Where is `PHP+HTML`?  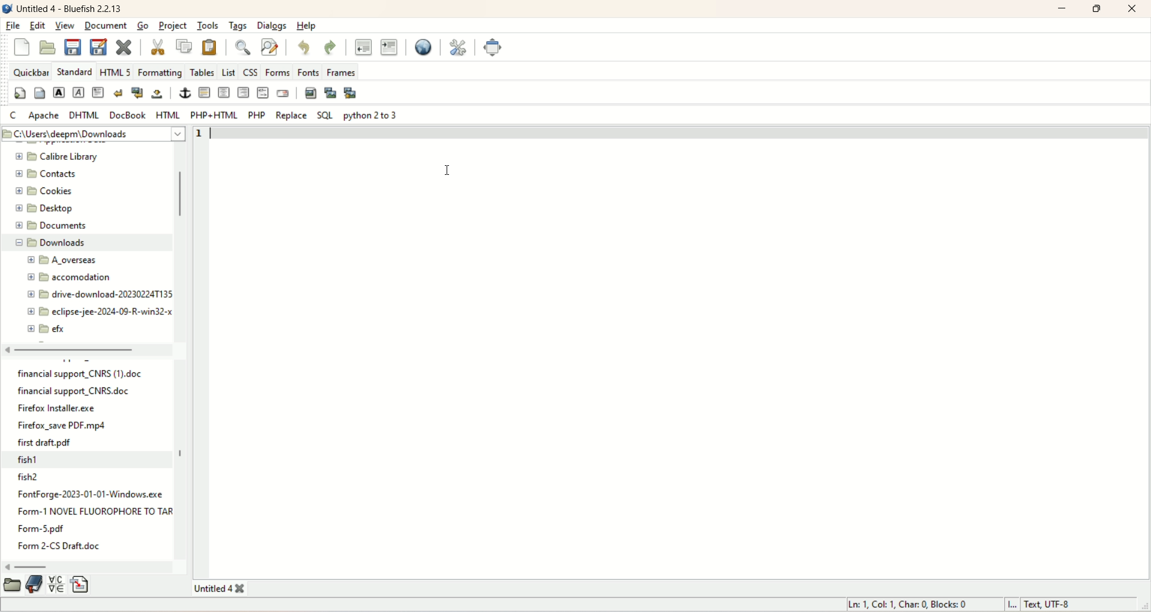 PHP+HTML is located at coordinates (213, 114).